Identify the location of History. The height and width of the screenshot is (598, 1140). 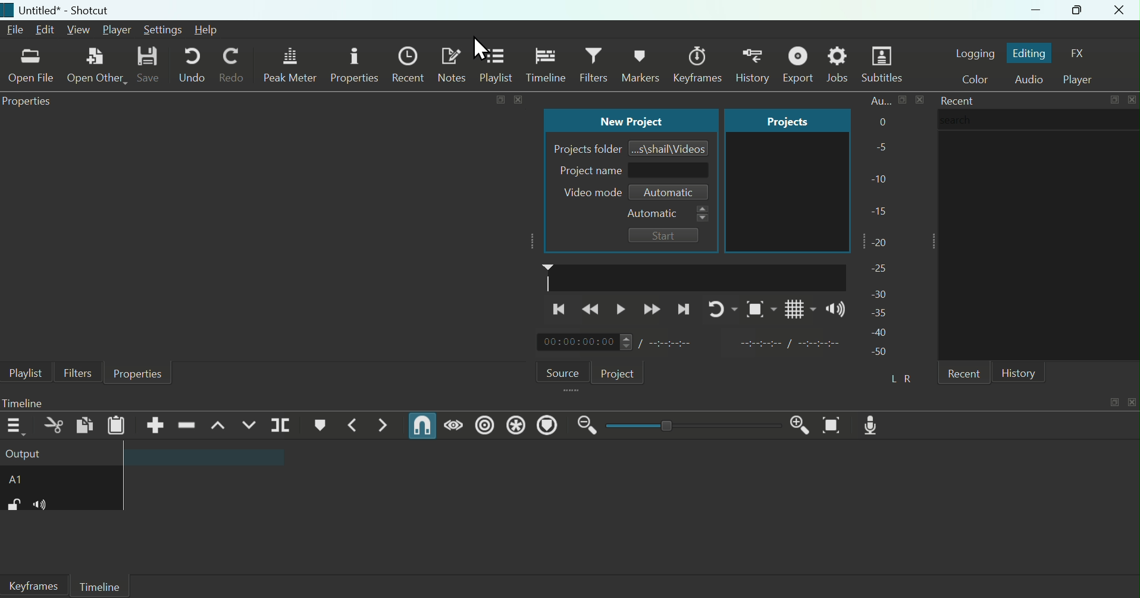
(643, 62).